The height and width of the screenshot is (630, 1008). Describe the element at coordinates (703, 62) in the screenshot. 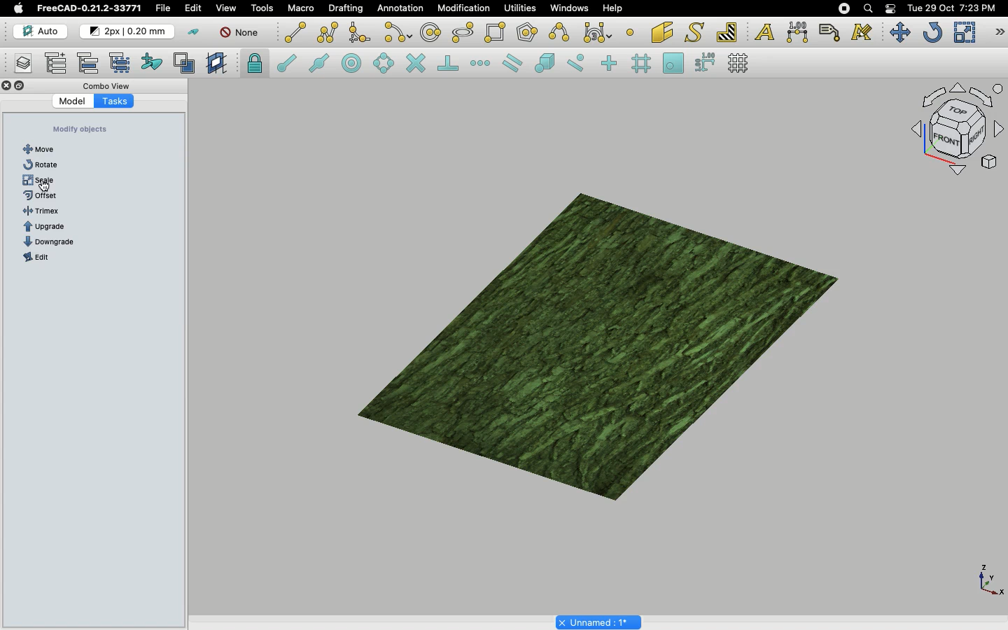

I see `Snap dimensions` at that location.